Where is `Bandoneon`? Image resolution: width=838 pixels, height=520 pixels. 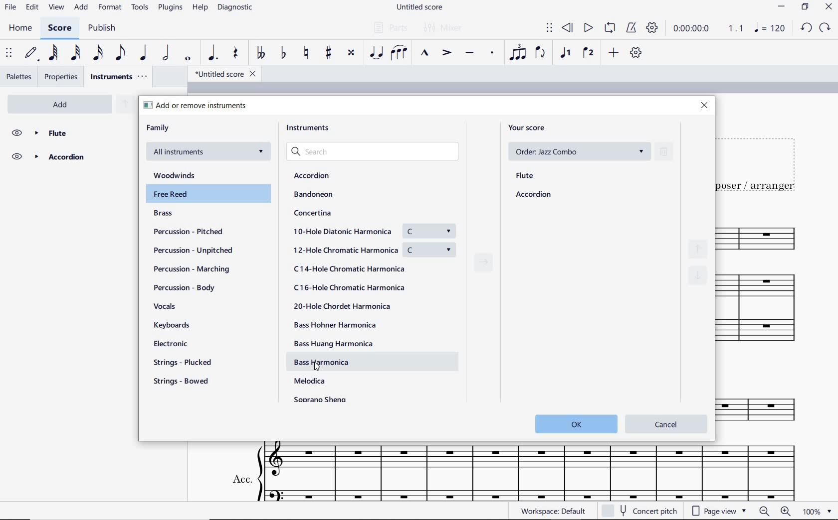
Bandoneon is located at coordinates (314, 195).